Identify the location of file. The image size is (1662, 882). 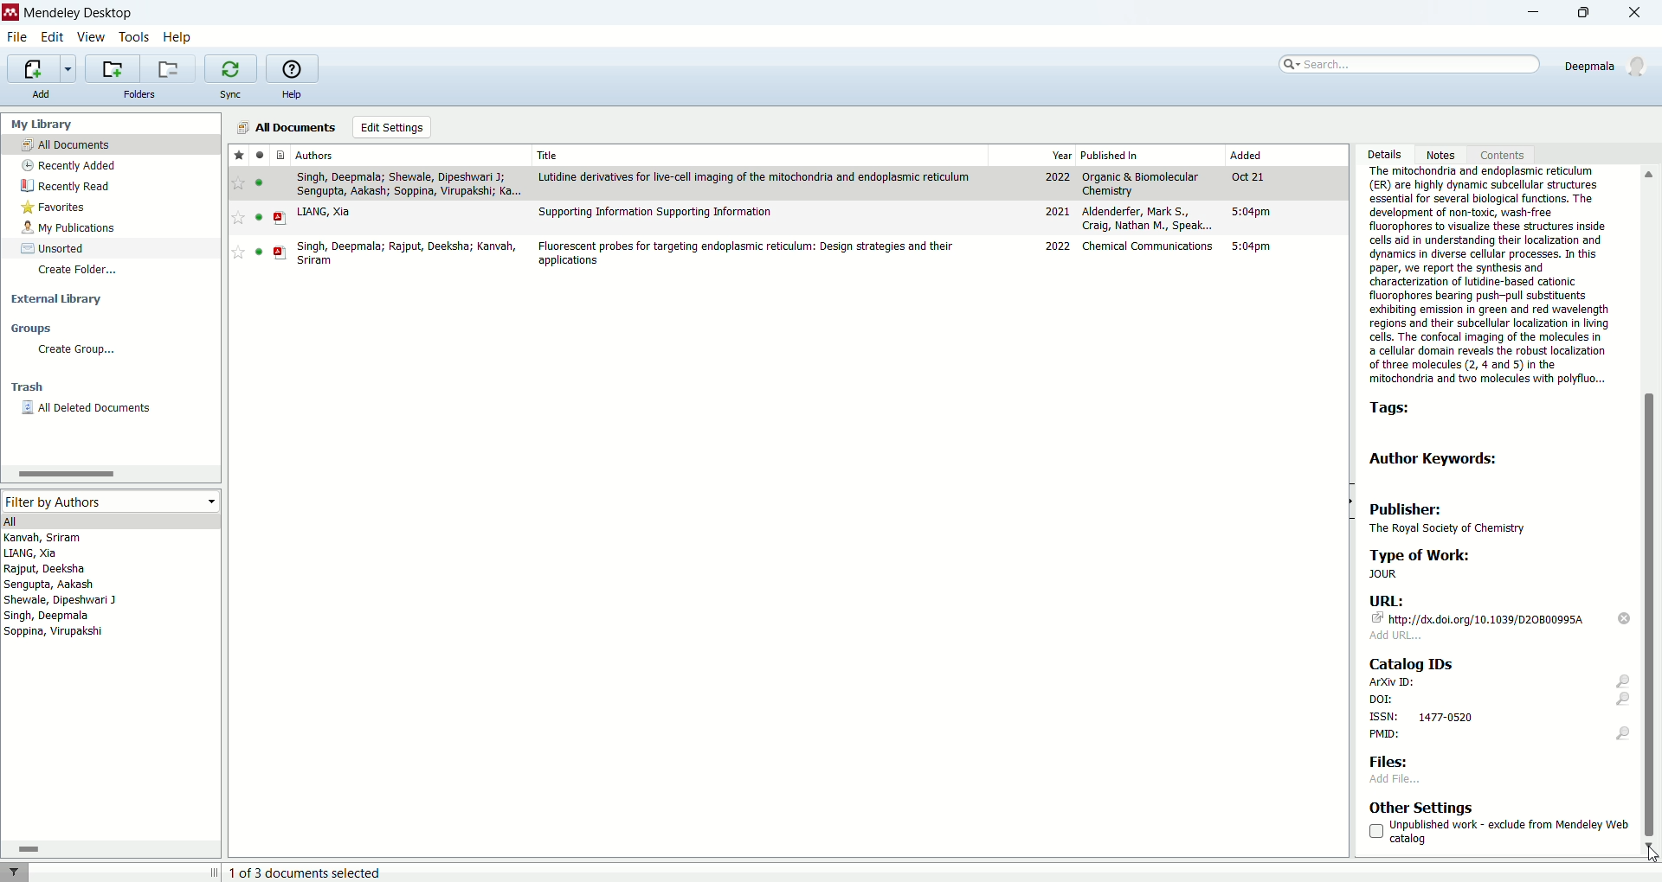
(17, 38).